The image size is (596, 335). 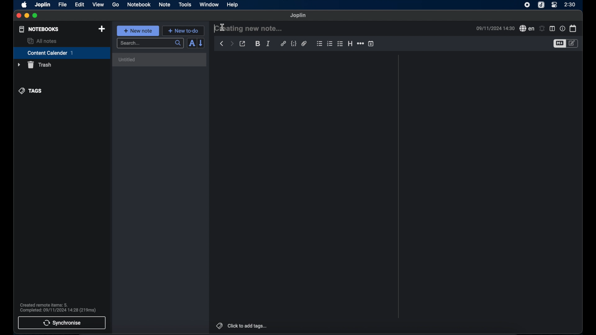 I want to click on edit, so click(x=80, y=5).